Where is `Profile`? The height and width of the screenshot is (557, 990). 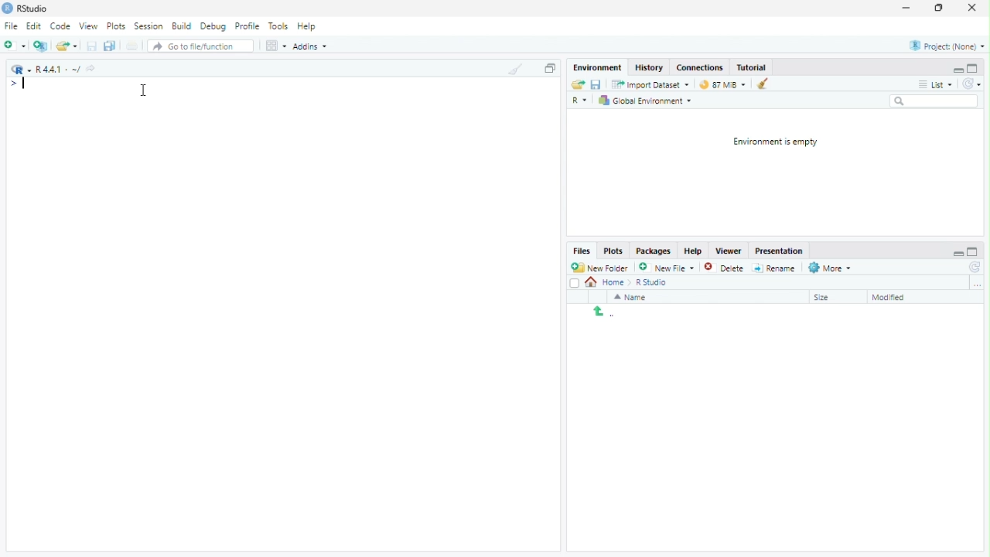 Profile is located at coordinates (247, 26).